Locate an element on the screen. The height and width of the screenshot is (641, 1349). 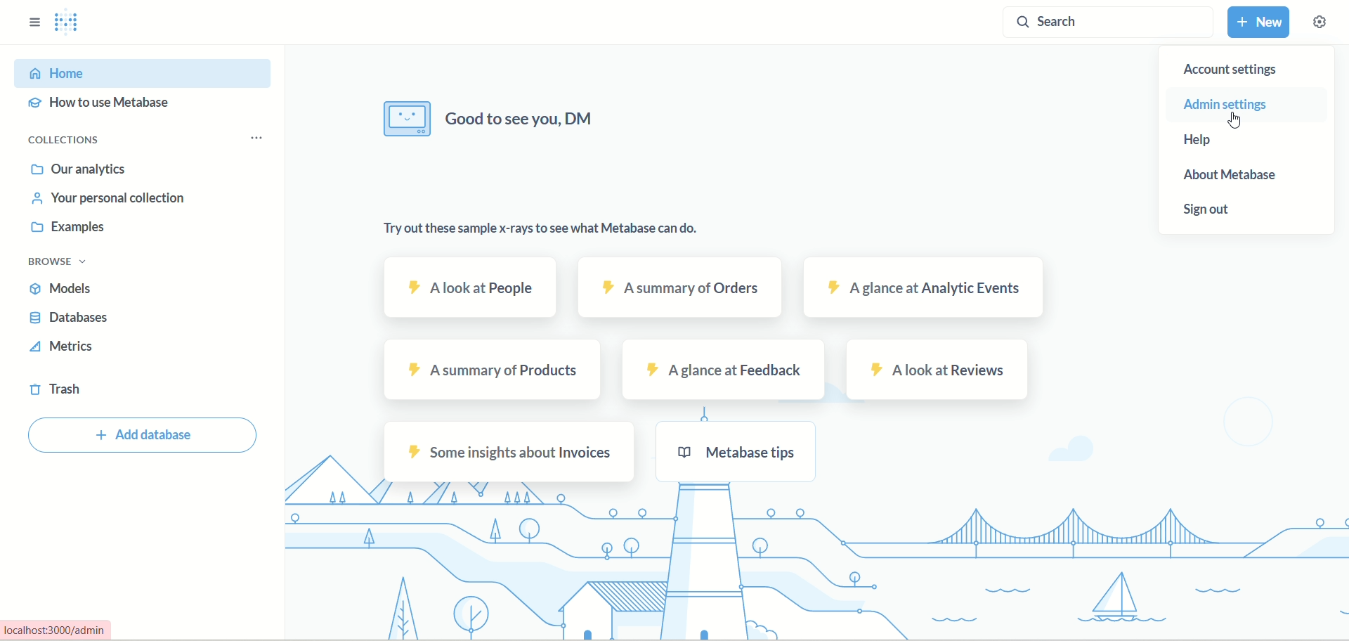
sign out is located at coordinates (1215, 214).